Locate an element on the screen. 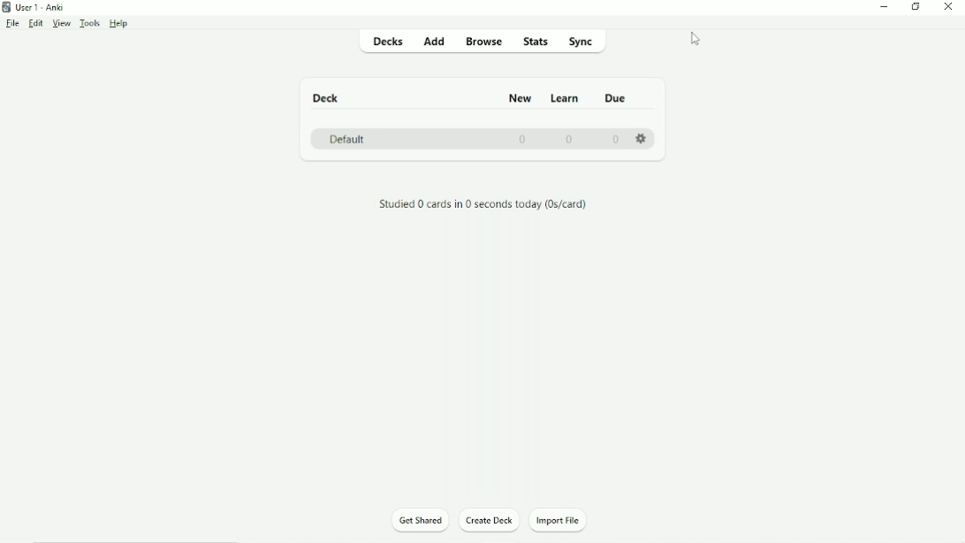  Studied 0 cards in 0 seconds today. is located at coordinates (482, 205).